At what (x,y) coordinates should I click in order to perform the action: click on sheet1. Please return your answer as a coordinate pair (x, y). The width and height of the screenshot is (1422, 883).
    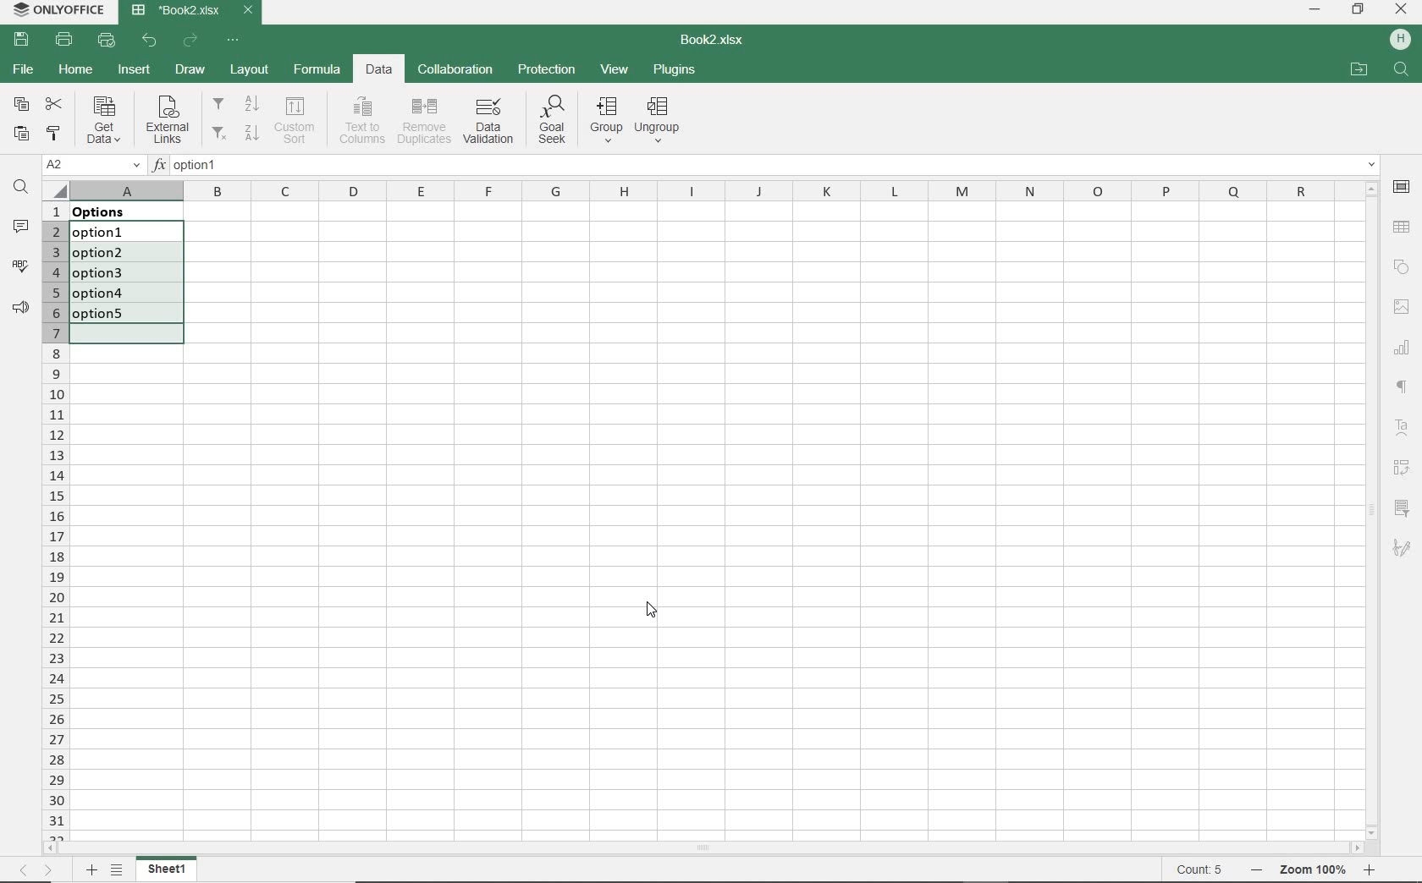
    Looking at the image, I should click on (168, 869).